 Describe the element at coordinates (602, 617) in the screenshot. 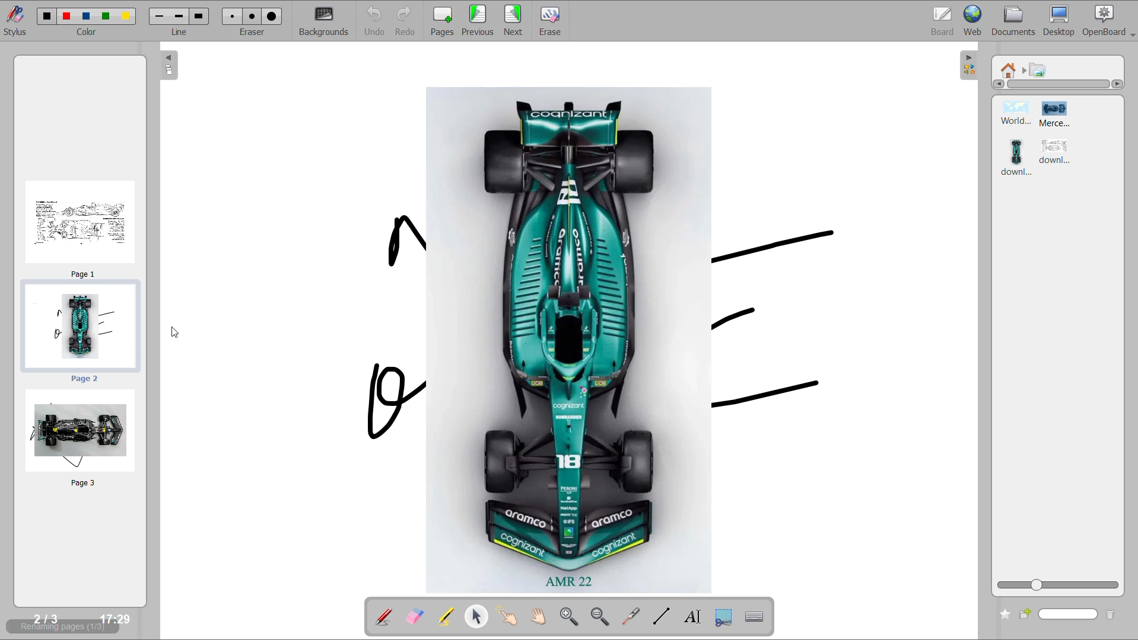

I see `zoom out` at that location.